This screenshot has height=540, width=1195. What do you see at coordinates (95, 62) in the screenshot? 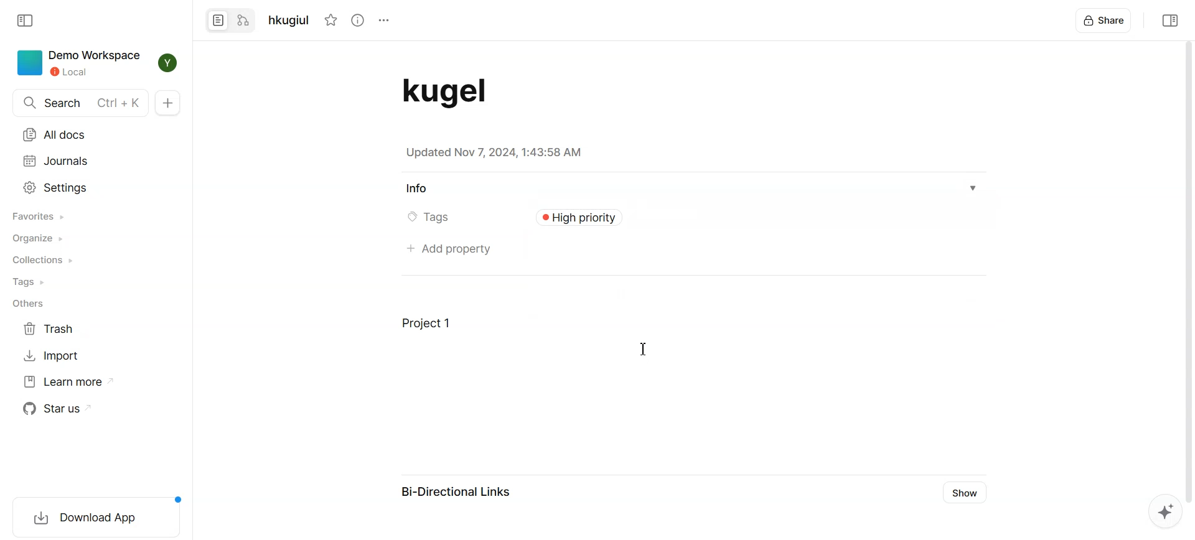
I see `Demo Workspace Local` at bounding box center [95, 62].